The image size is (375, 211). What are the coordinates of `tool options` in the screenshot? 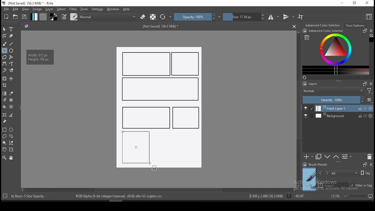 It's located at (356, 25).